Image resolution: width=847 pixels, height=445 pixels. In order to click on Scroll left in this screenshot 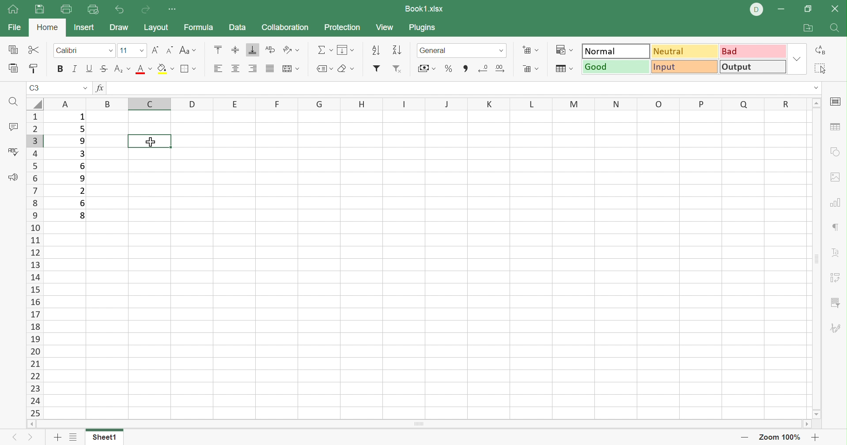, I will do `click(27, 423)`.